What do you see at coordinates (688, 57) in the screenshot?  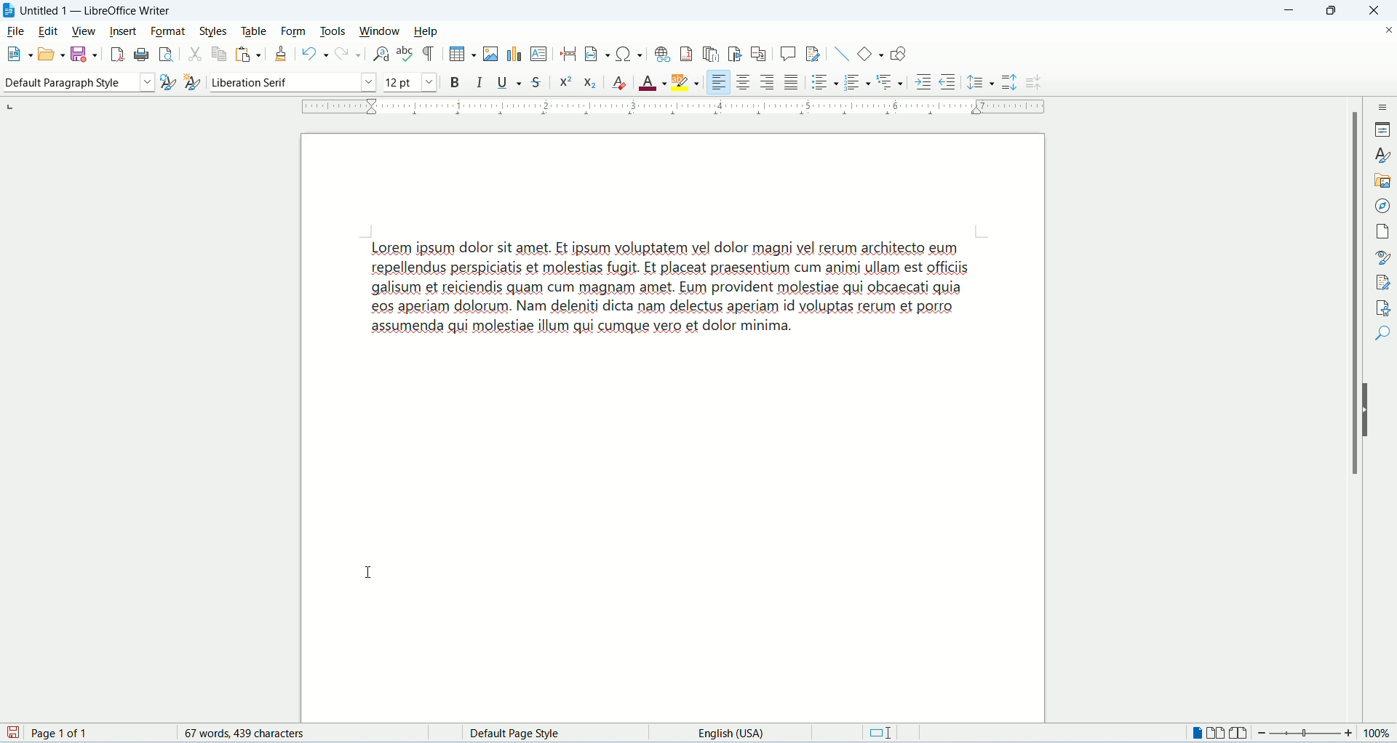 I see `insert footnote` at bounding box center [688, 57].